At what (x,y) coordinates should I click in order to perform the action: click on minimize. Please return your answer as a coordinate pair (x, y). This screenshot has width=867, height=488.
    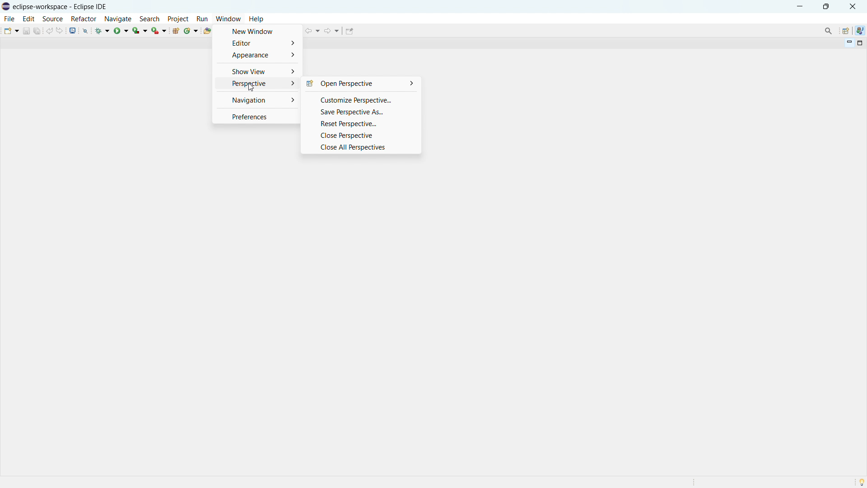
    Looking at the image, I should click on (800, 6).